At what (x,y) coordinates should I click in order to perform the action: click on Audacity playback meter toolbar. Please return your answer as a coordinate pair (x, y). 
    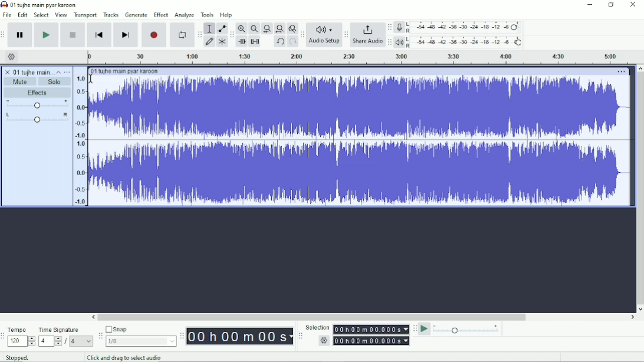
    Looking at the image, I should click on (389, 43).